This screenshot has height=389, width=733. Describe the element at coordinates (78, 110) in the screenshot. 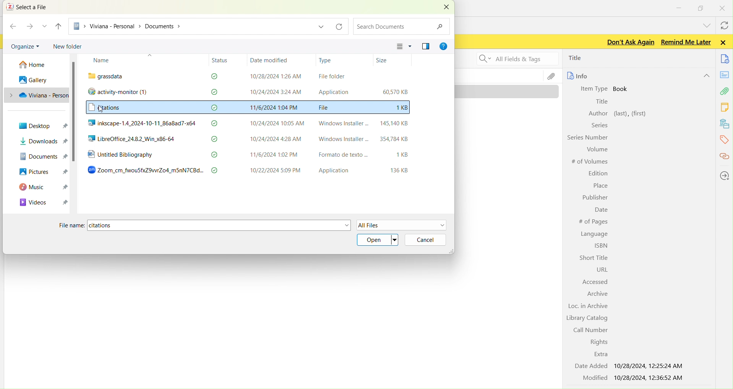

I see `scroll` at that location.